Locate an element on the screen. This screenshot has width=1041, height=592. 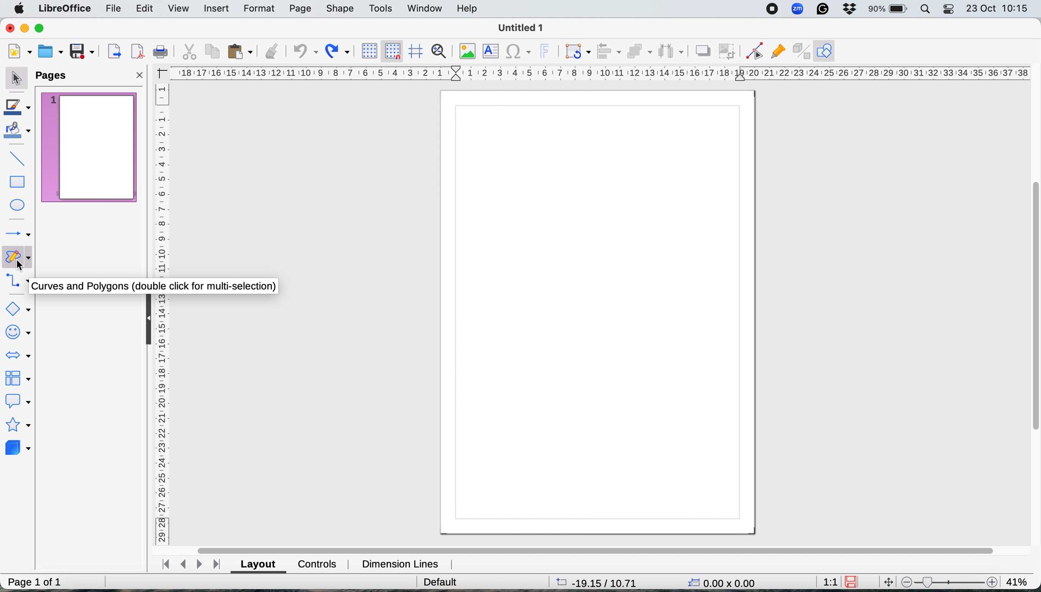
export directly as pdf is located at coordinates (138, 51).